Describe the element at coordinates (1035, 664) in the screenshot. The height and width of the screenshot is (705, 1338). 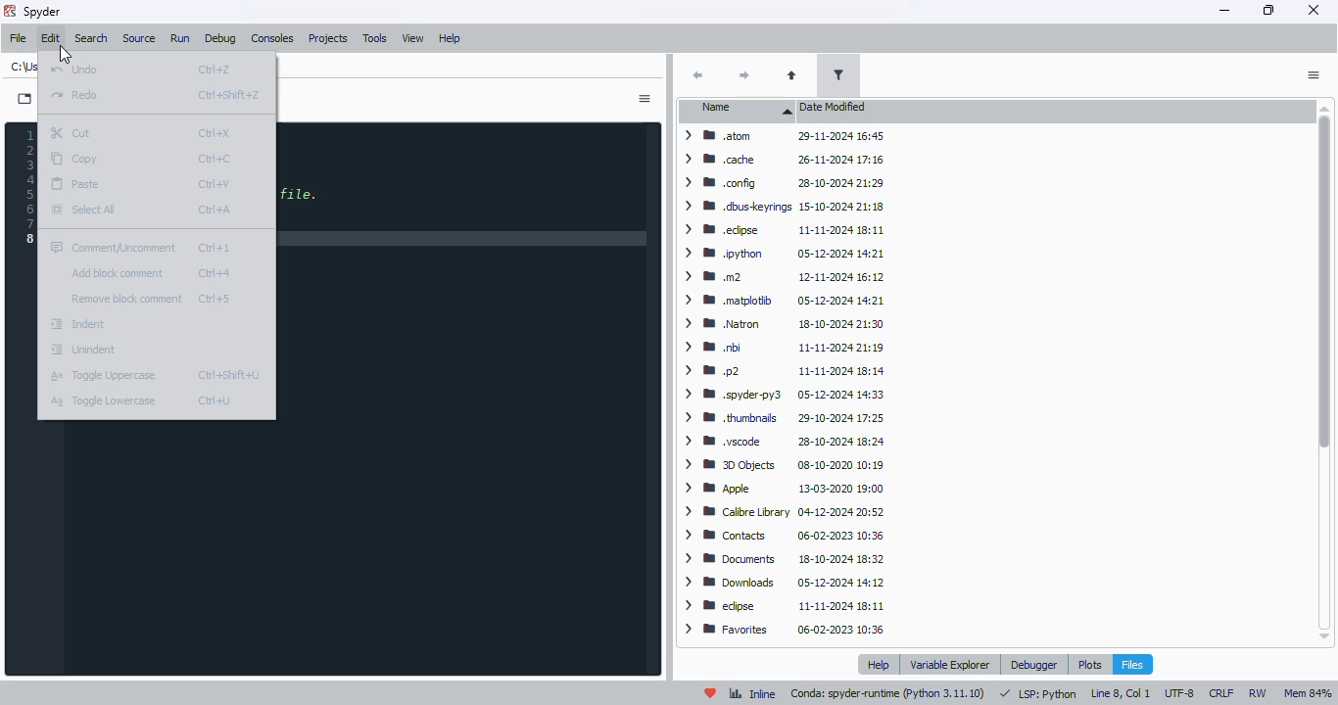
I see `debugger` at that location.